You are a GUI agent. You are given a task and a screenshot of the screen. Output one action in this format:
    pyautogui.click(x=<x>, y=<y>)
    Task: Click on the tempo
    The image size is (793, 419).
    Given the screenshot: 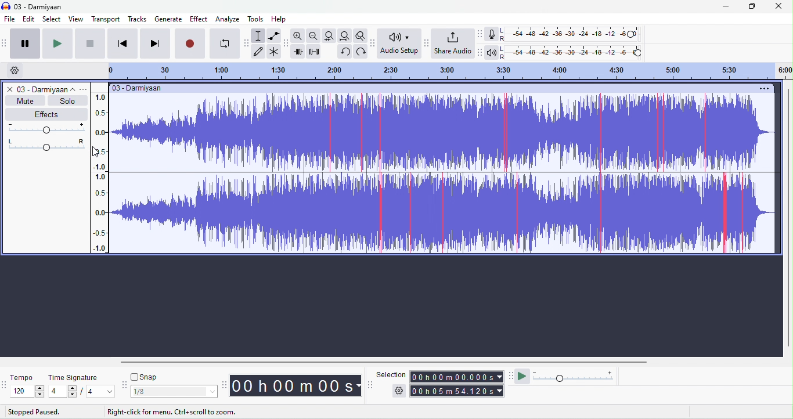 What is the action you would take?
    pyautogui.click(x=23, y=377)
    